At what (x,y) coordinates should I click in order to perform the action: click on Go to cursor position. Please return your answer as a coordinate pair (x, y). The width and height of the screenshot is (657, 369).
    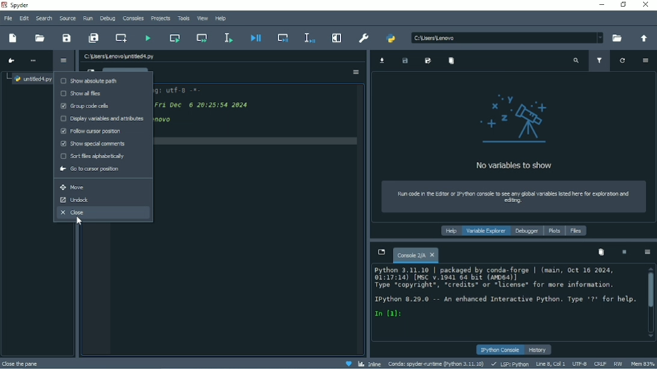
    Looking at the image, I should click on (93, 171).